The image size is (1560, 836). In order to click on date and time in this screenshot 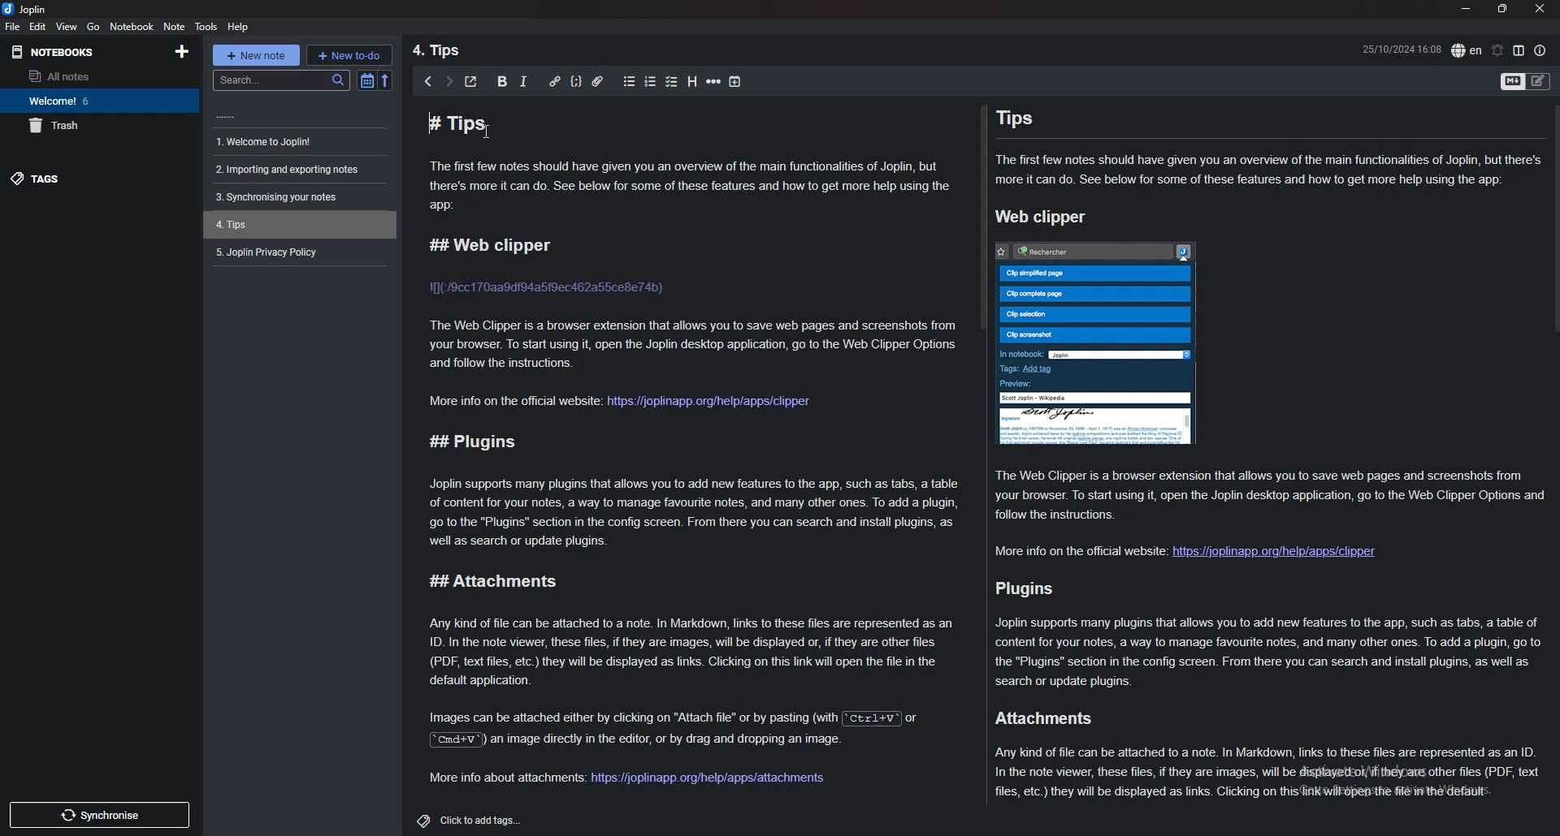, I will do `click(1402, 50)`.